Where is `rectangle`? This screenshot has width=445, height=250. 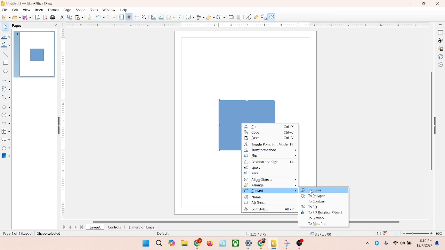 rectangle is located at coordinates (6, 62).